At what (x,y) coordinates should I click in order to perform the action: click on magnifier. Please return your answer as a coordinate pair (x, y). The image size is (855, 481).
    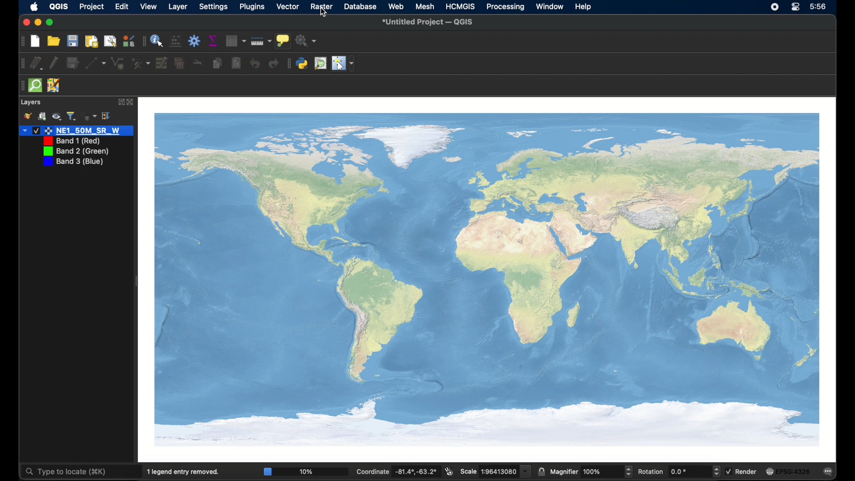
    Looking at the image, I should click on (565, 472).